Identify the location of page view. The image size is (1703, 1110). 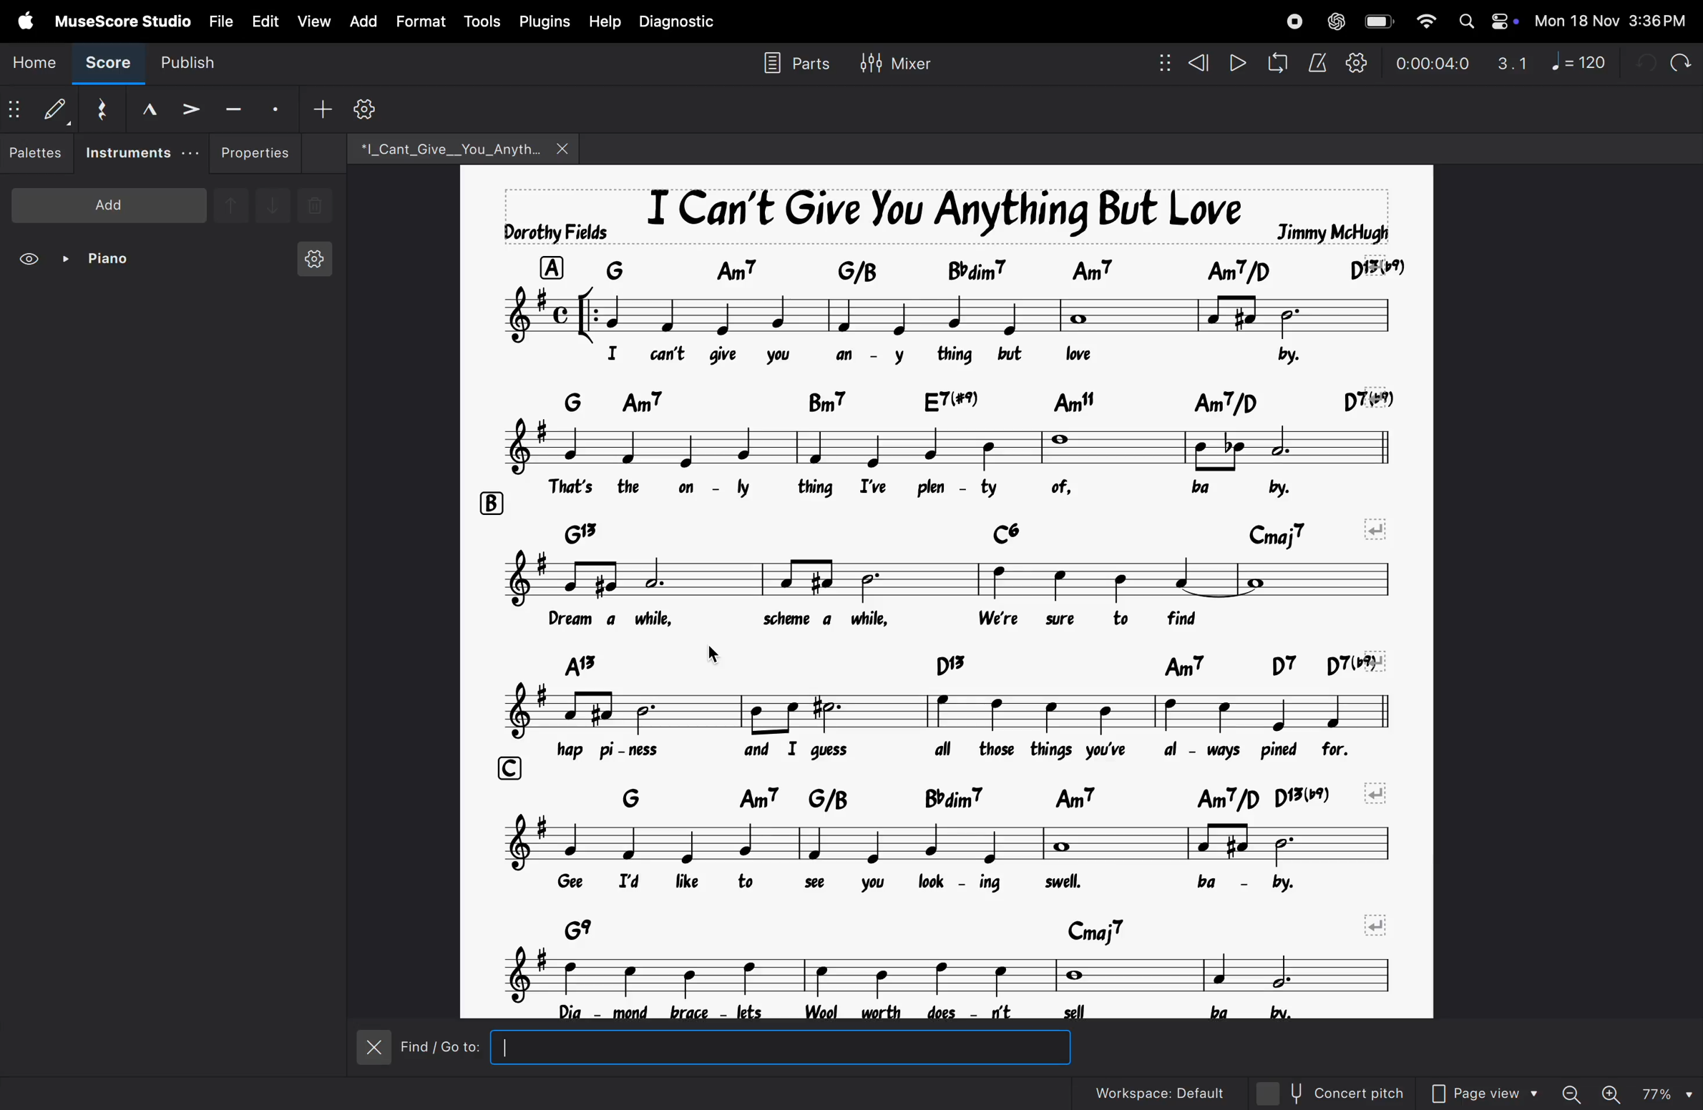
(1483, 1093).